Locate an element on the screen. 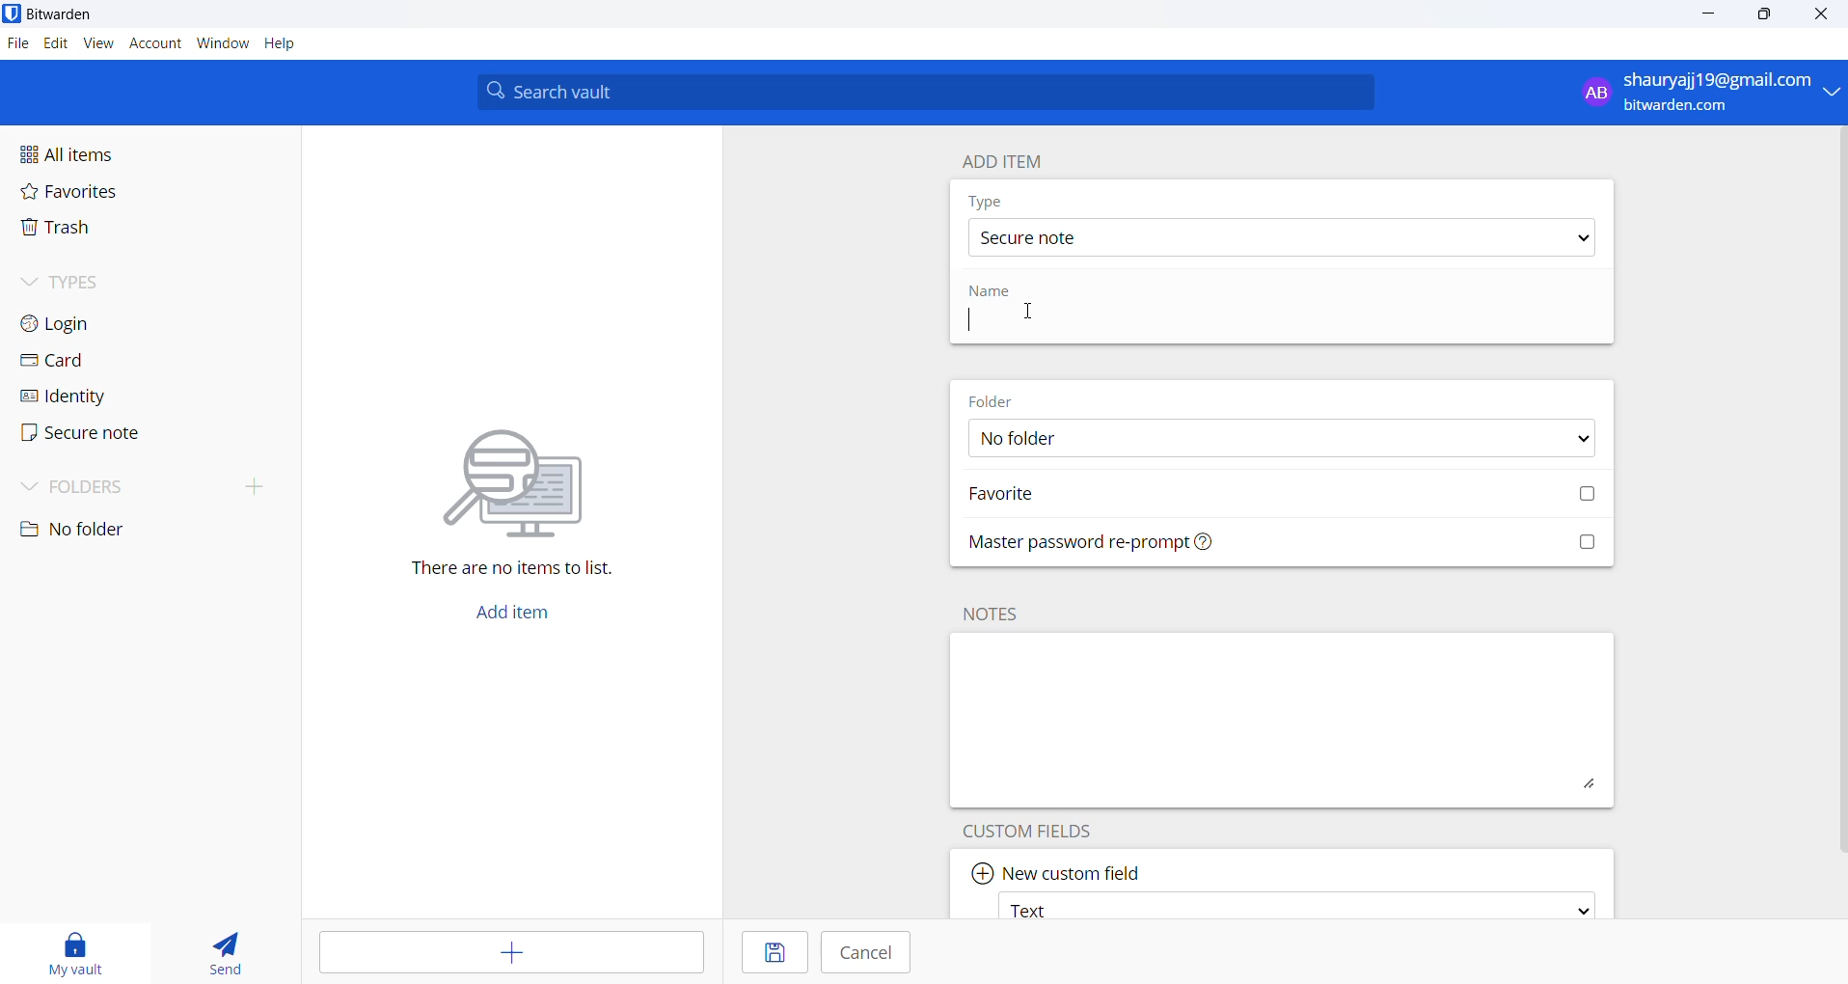 The image size is (1848, 984). my vault is located at coordinates (83, 949).